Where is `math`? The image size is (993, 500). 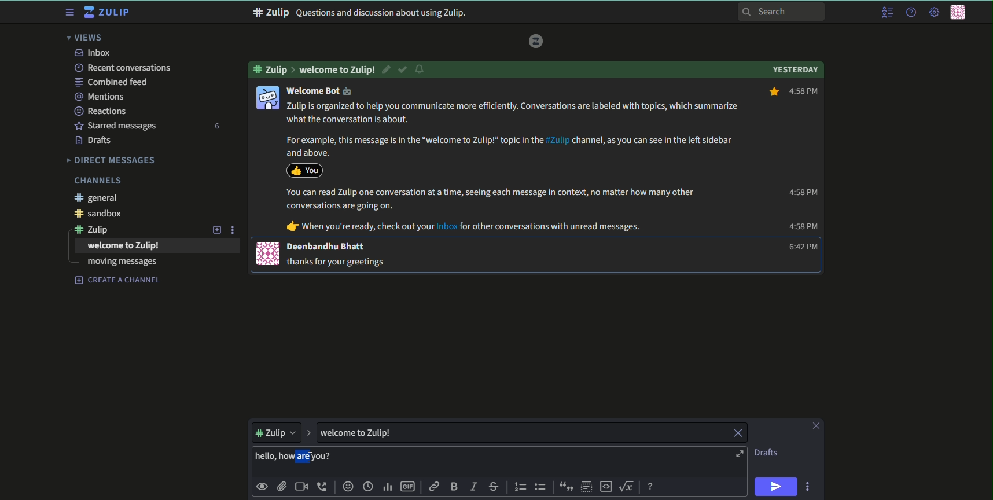
math is located at coordinates (628, 486).